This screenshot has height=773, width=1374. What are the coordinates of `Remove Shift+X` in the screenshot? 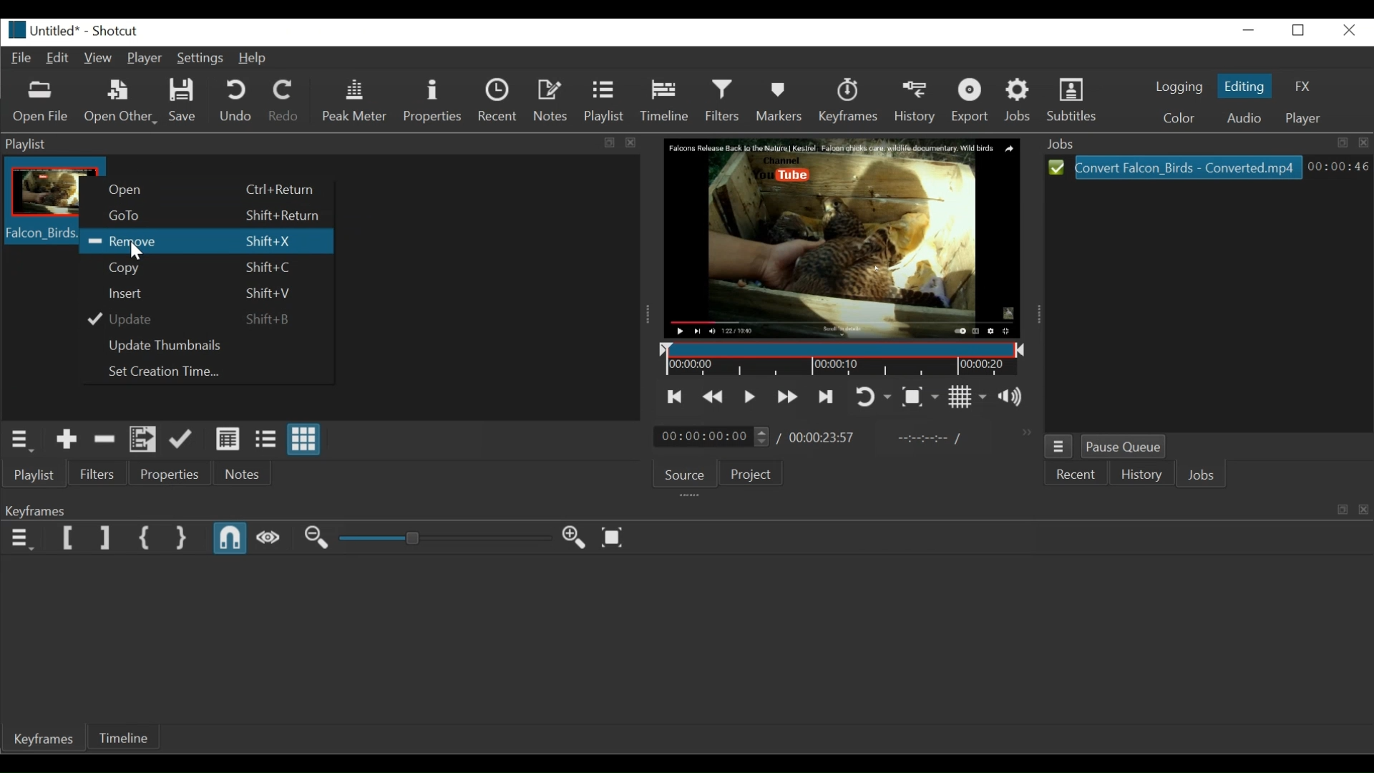 It's located at (211, 242).